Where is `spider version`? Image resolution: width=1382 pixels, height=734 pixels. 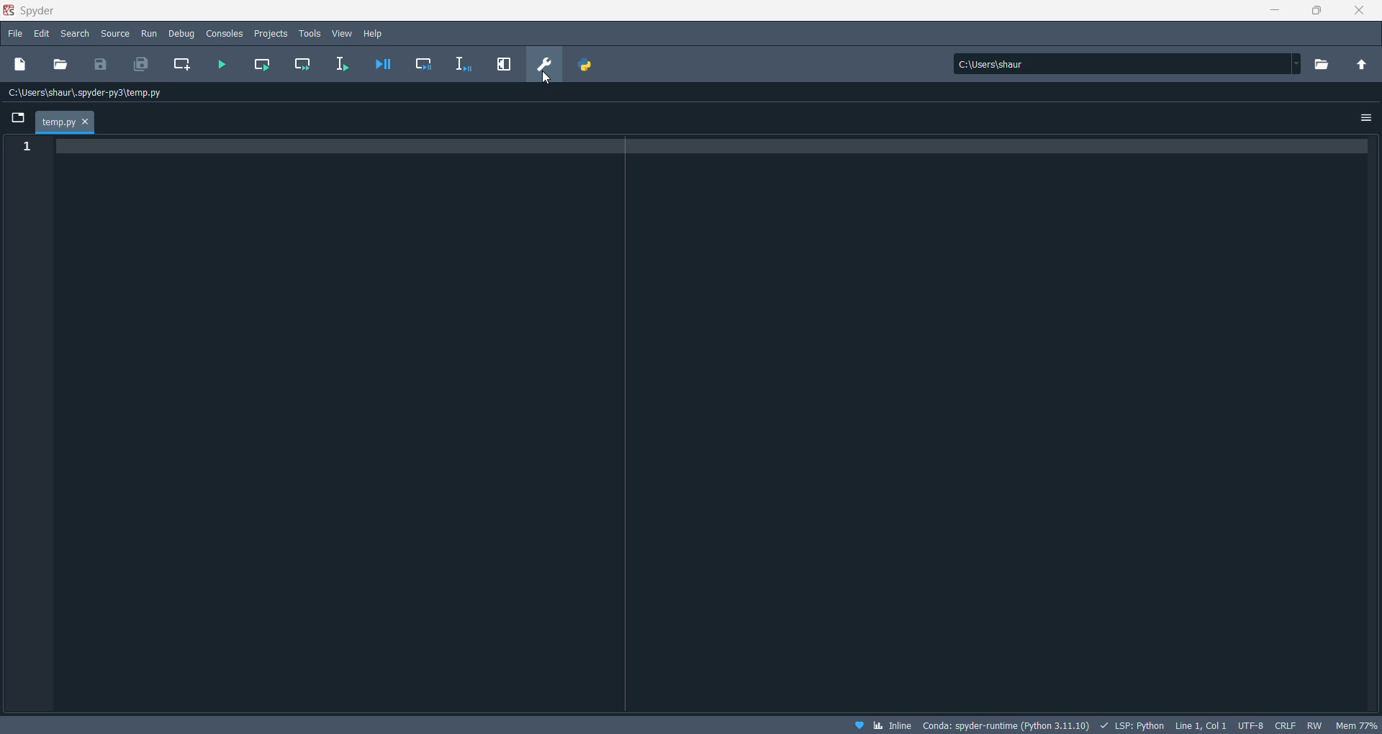
spider version is located at coordinates (1004, 723).